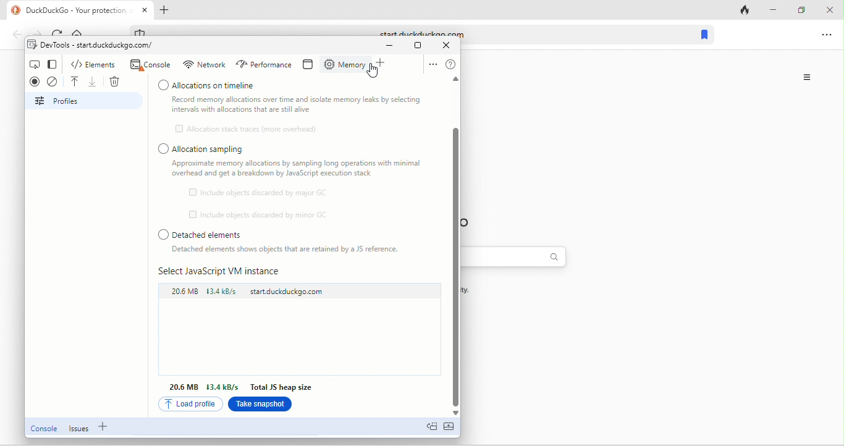  What do you see at coordinates (828, 38) in the screenshot?
I see `option` at bounding box center [828, 38].